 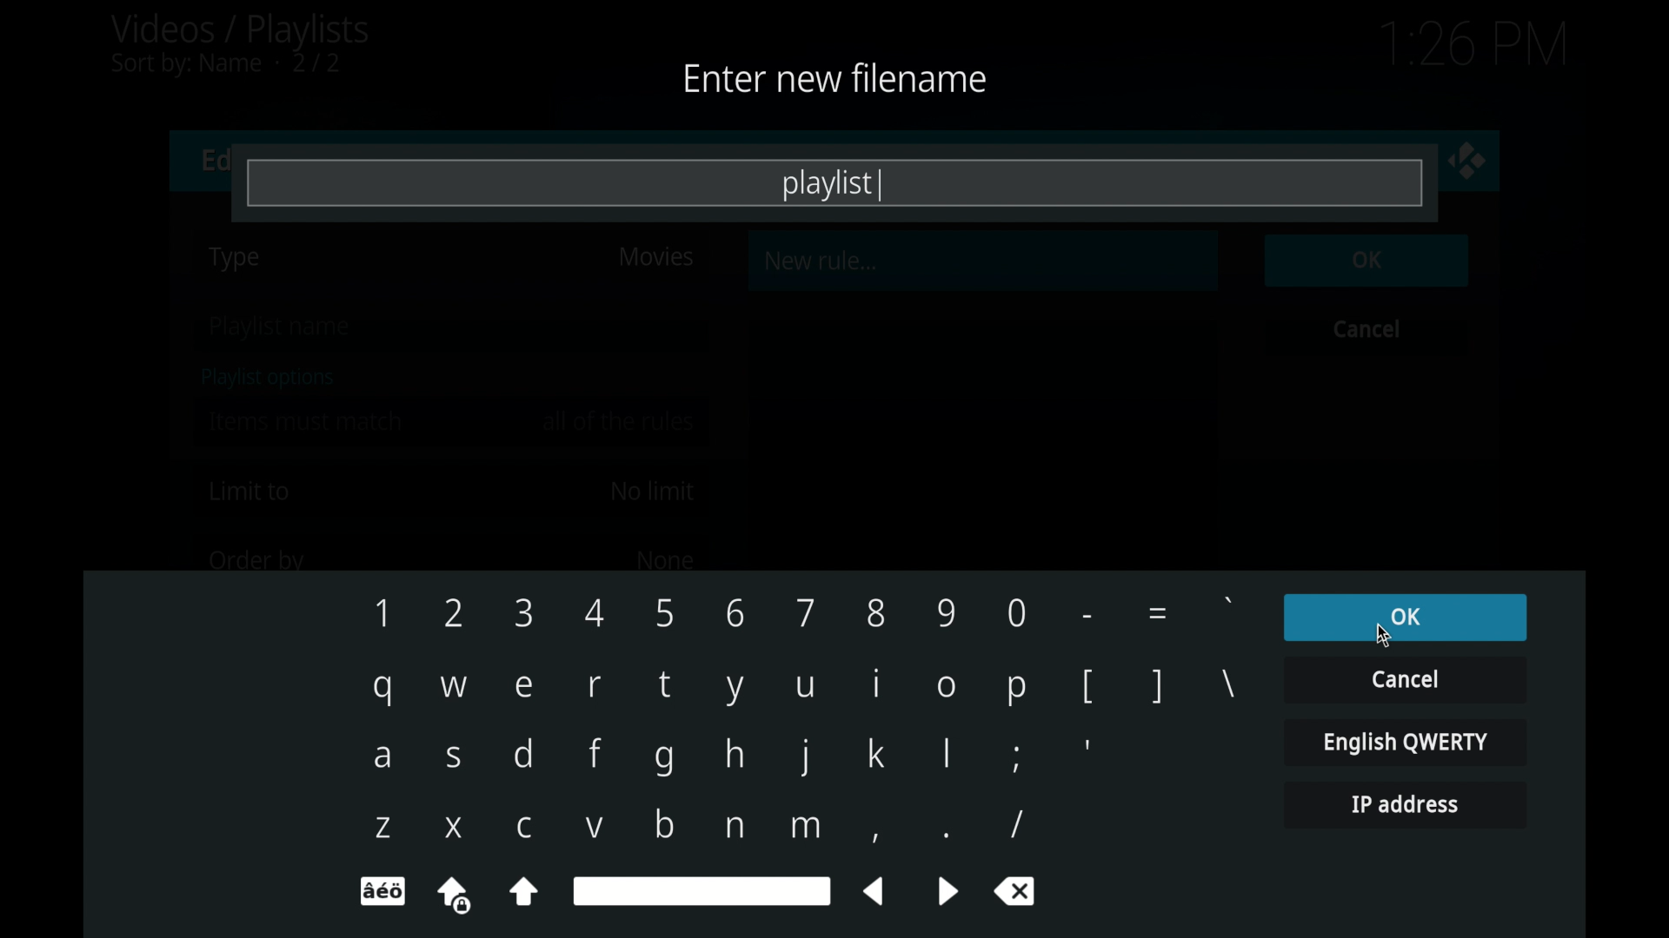 I want to click on ok, so click(x=1367, y=261).